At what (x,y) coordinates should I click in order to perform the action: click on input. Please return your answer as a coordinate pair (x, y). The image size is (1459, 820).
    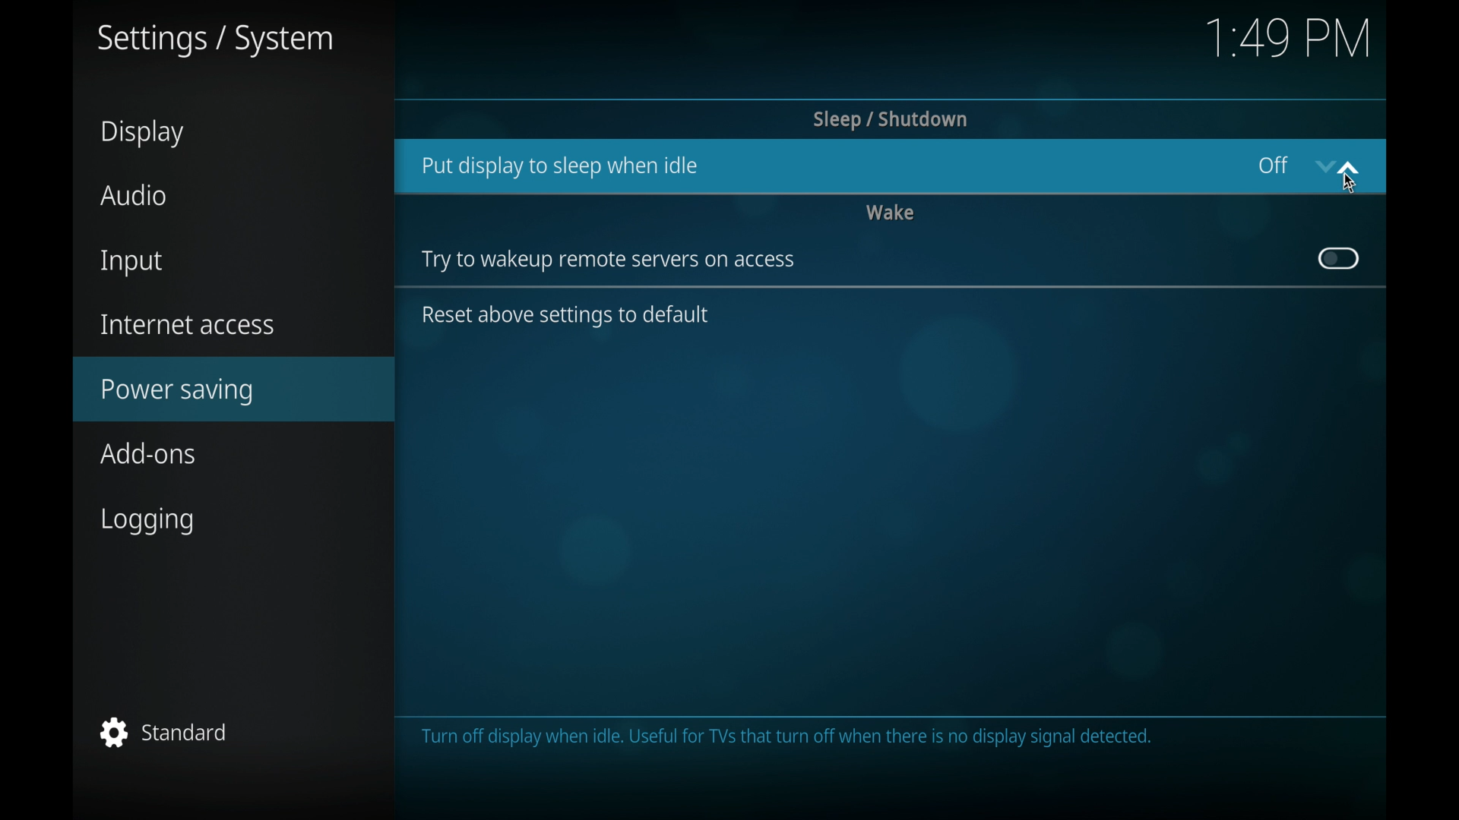
    Looking at the image, I should click on (129, 262).